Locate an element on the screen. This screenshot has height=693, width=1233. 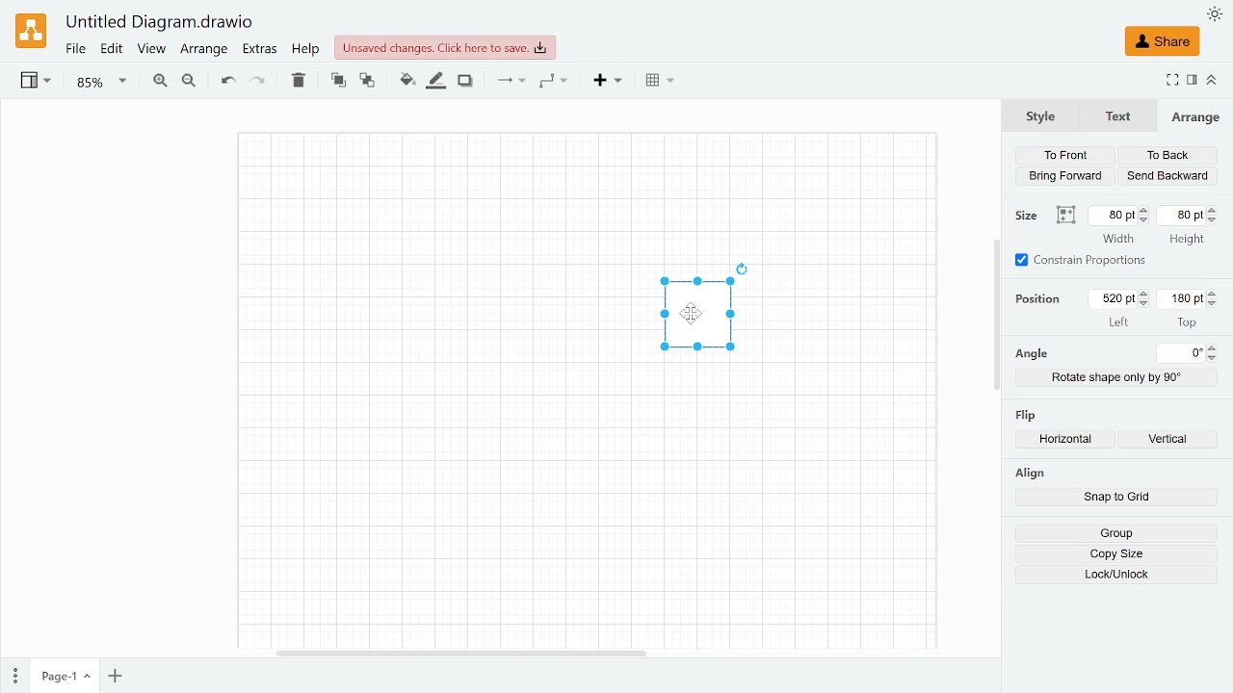
Vertical Scroll Bar is located at coordinates (993, 313).